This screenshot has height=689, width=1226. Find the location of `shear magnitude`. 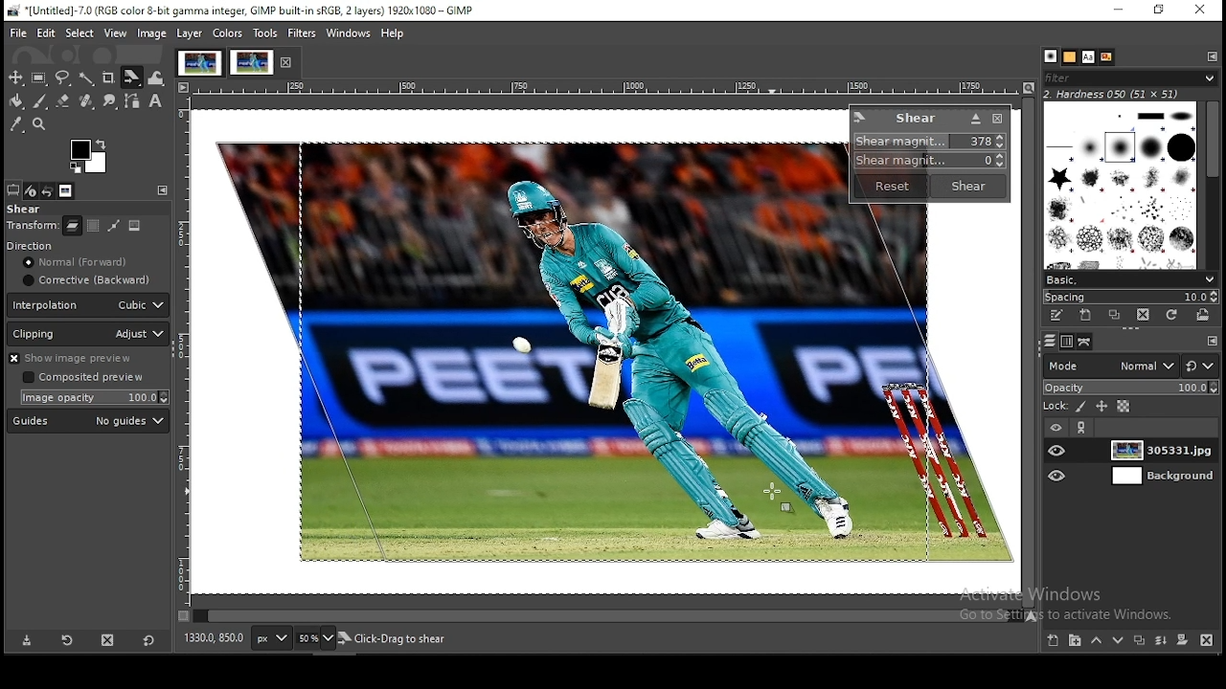

shear magnitude is located at coordinates (926, 162).